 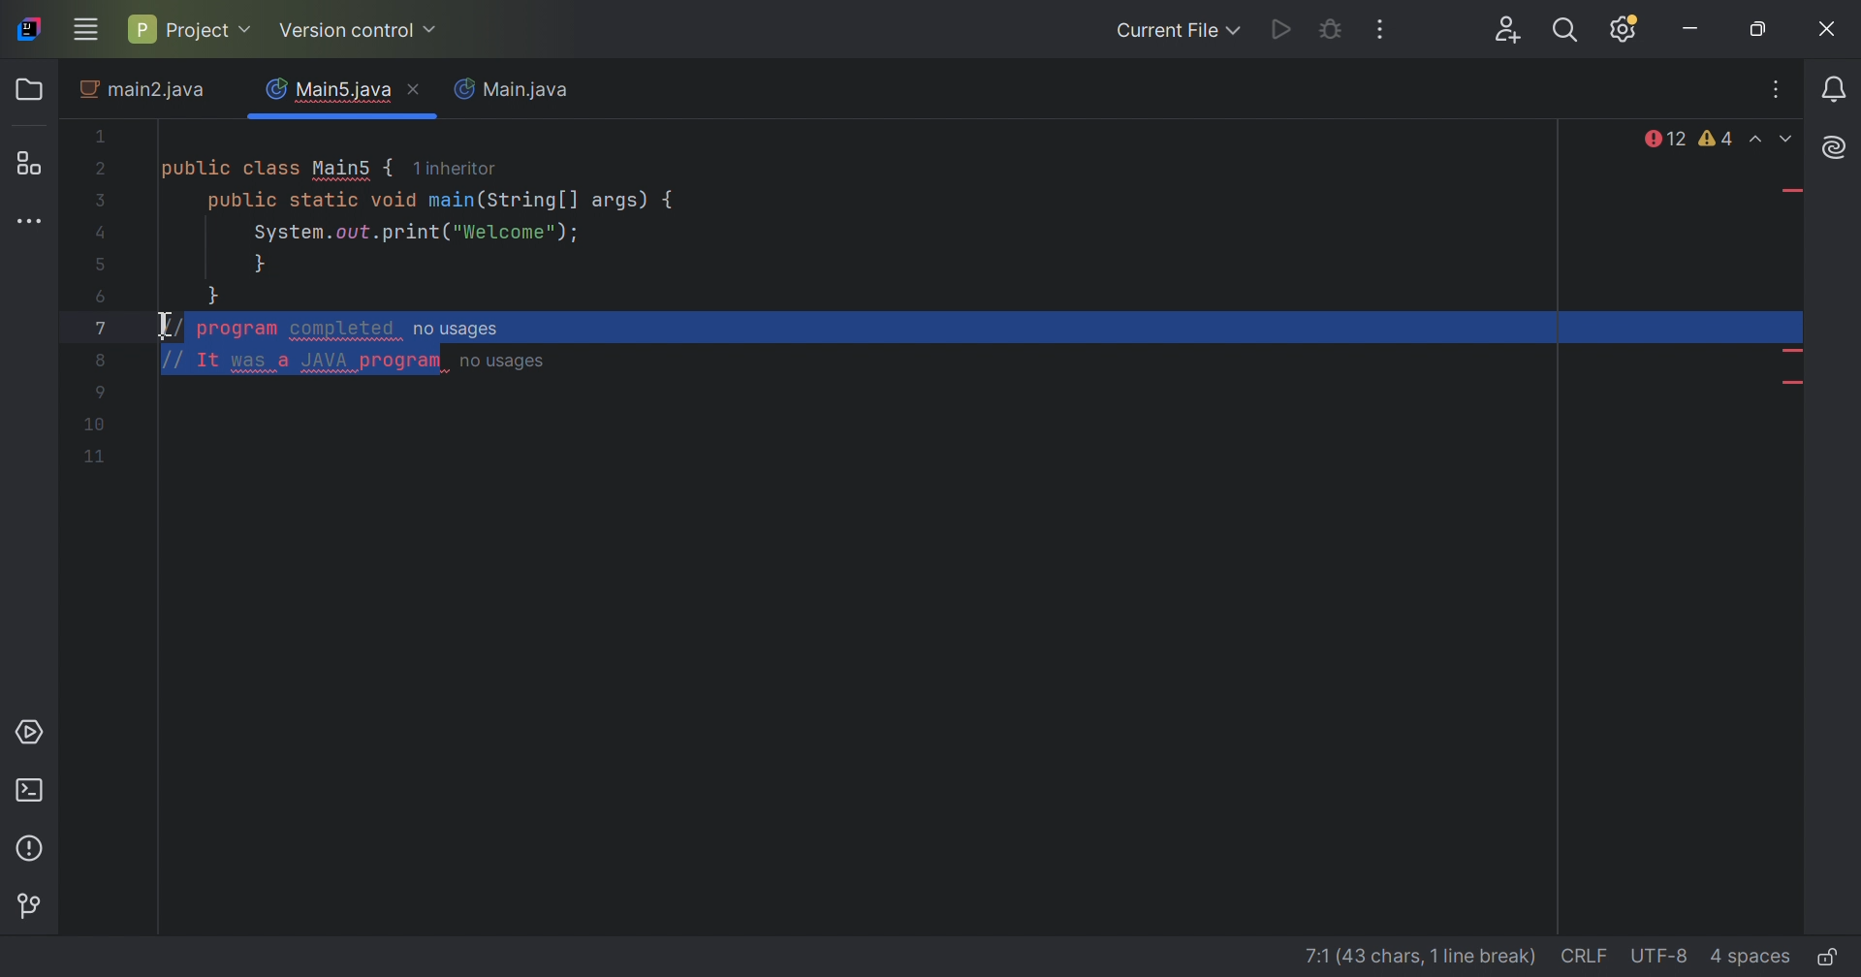 I want to click on Structure, so click(x=34, y=163).